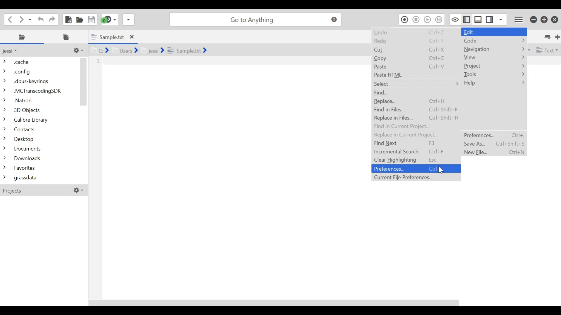 The image size is (561, 315). I want to click on Recent locations, so click(31, 19).